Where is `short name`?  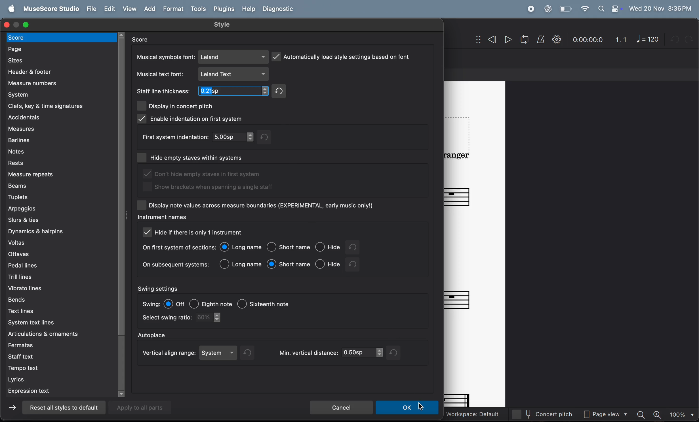 short name is located at coordinates (289, 264).